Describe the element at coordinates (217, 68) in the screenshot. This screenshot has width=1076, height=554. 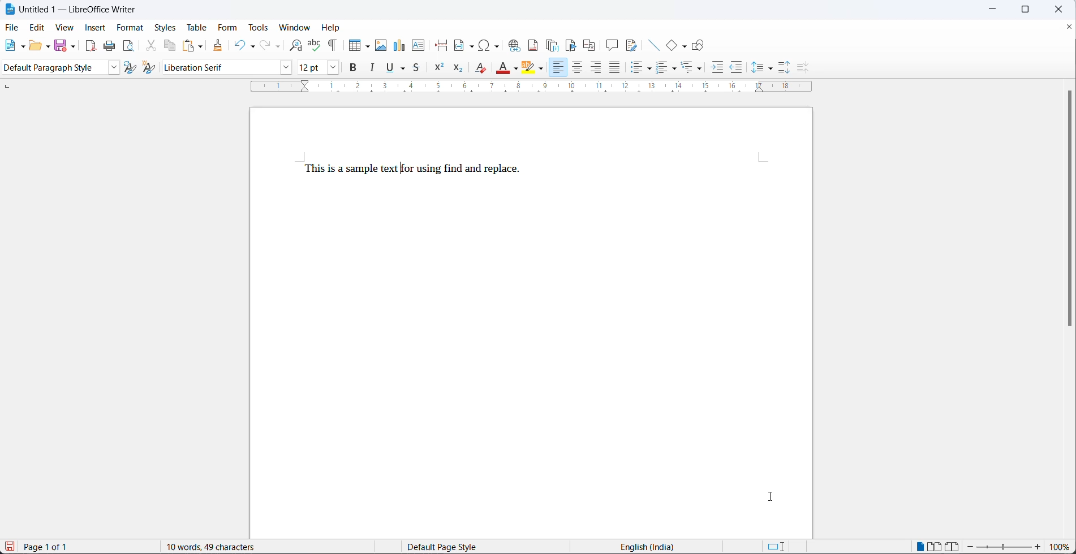
I see `font name` at that location.